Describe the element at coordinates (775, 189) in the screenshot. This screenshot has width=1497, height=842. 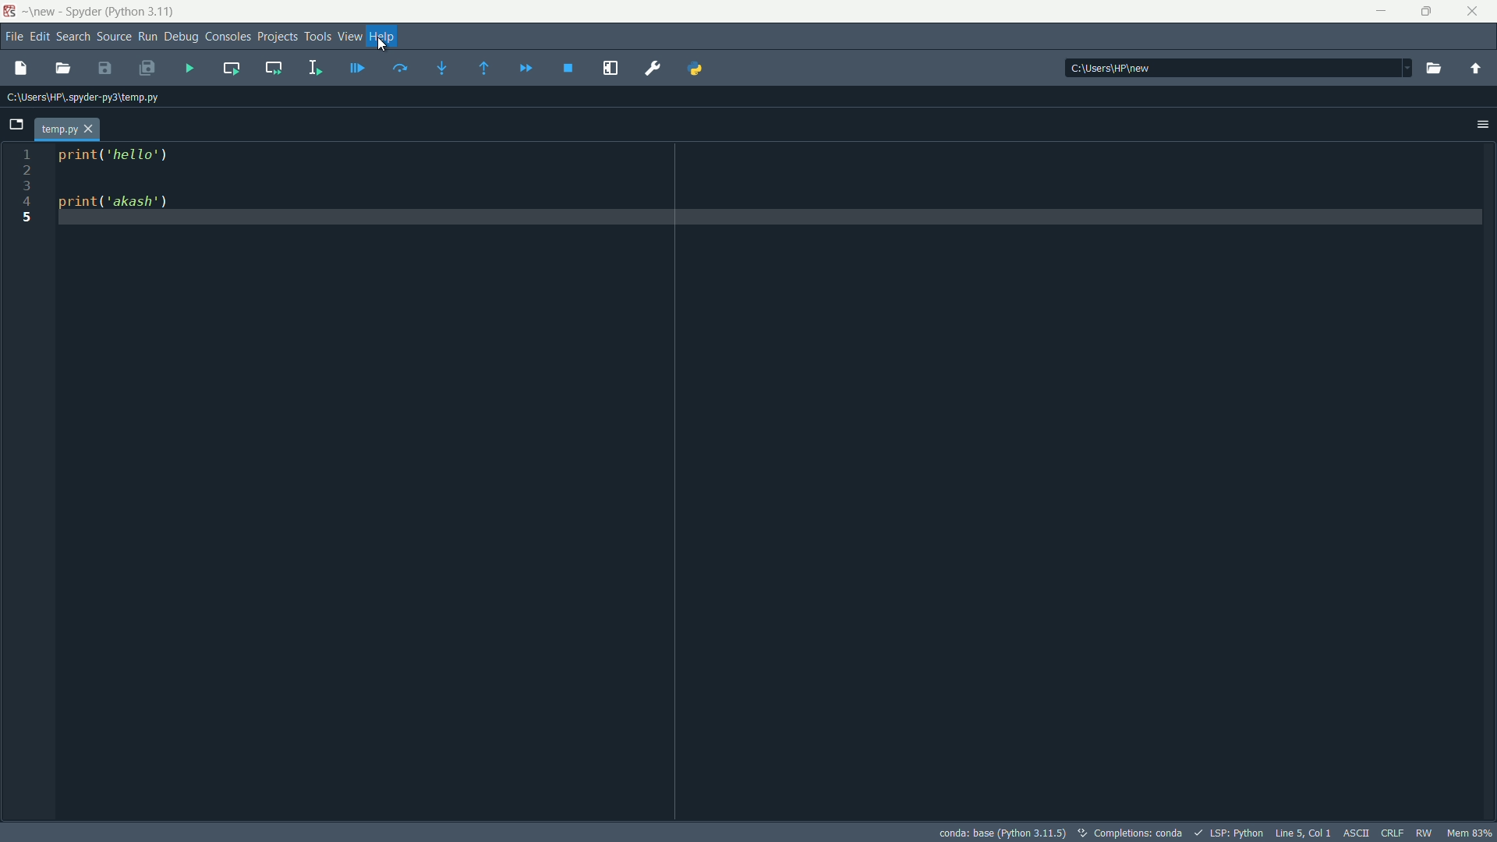
I see `print('hello')  print('akash')` at that location.